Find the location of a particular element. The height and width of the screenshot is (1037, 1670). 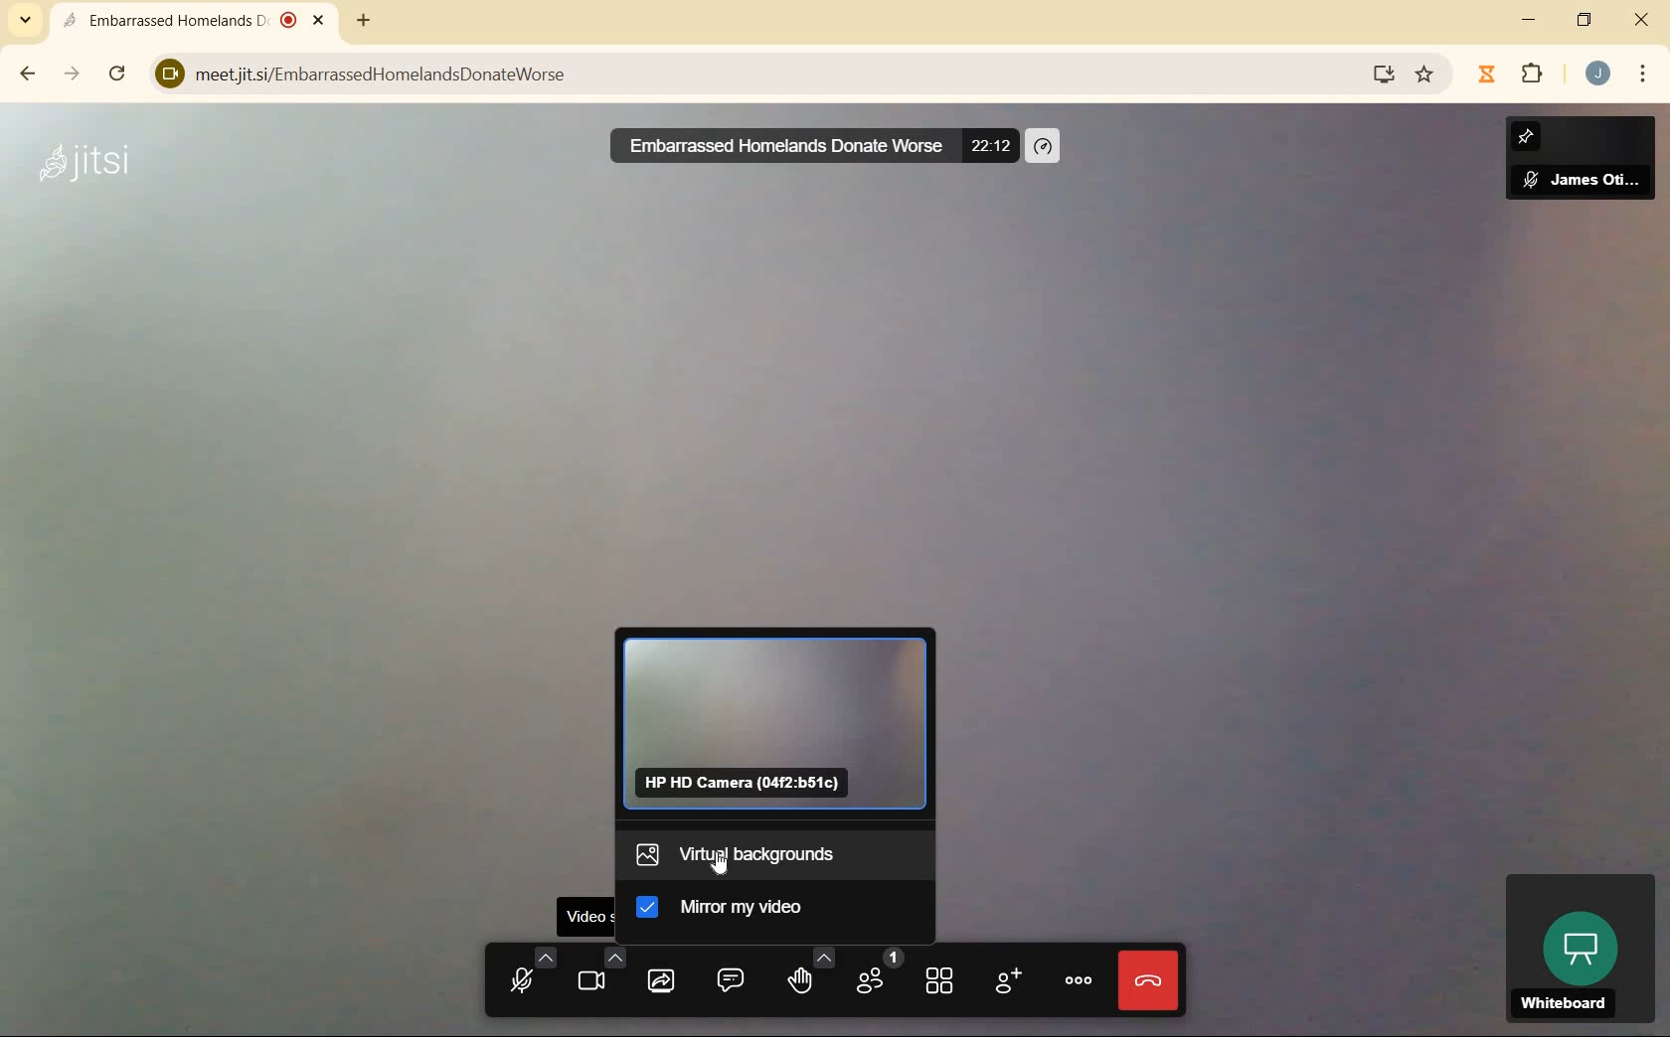

jitsi is located at coordinates (85, 173).